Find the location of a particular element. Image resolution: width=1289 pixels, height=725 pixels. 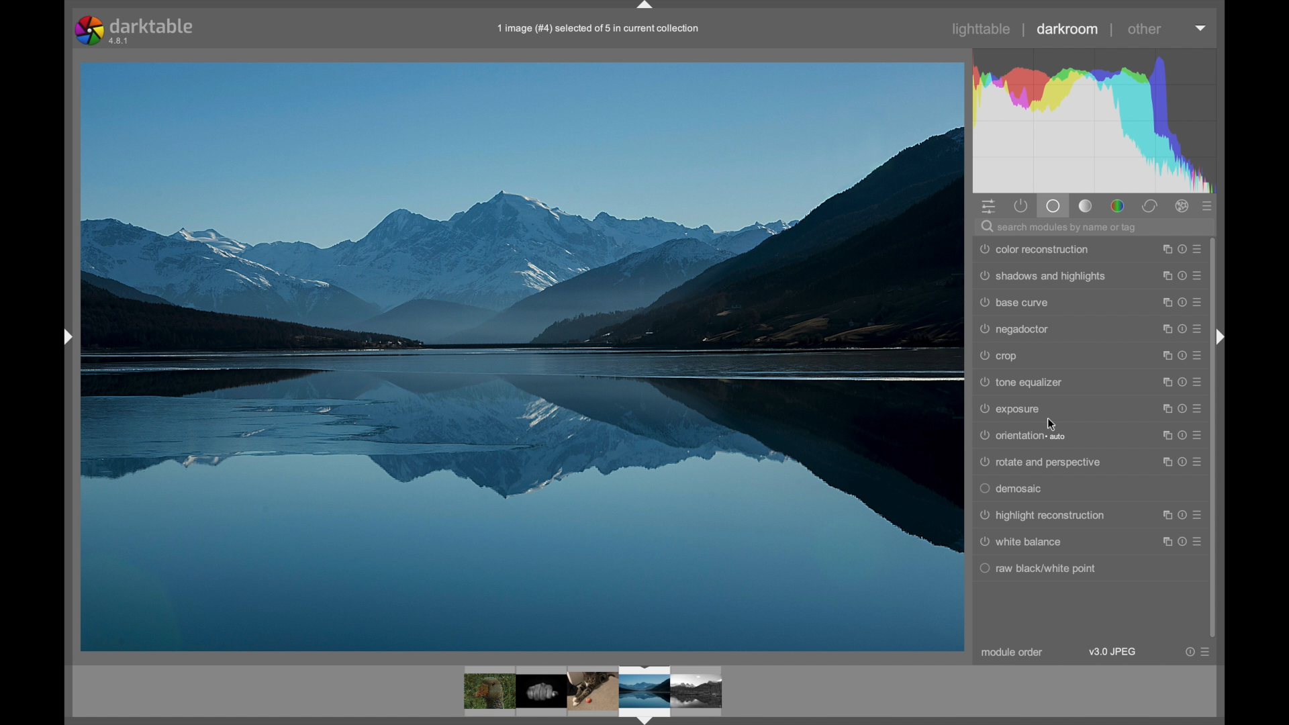

filename is located at coordinates (599, 28).